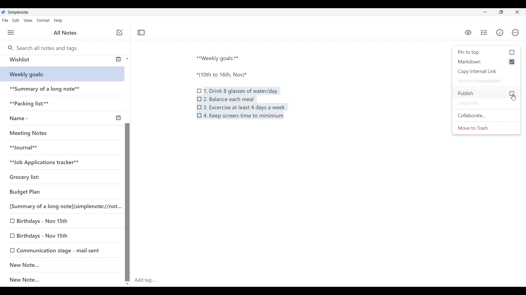 This screenshot has height=295, width=526. What do you see at coordinates (29, 21) in the screenshot?
I see `View` at bounding box center [29, 21].